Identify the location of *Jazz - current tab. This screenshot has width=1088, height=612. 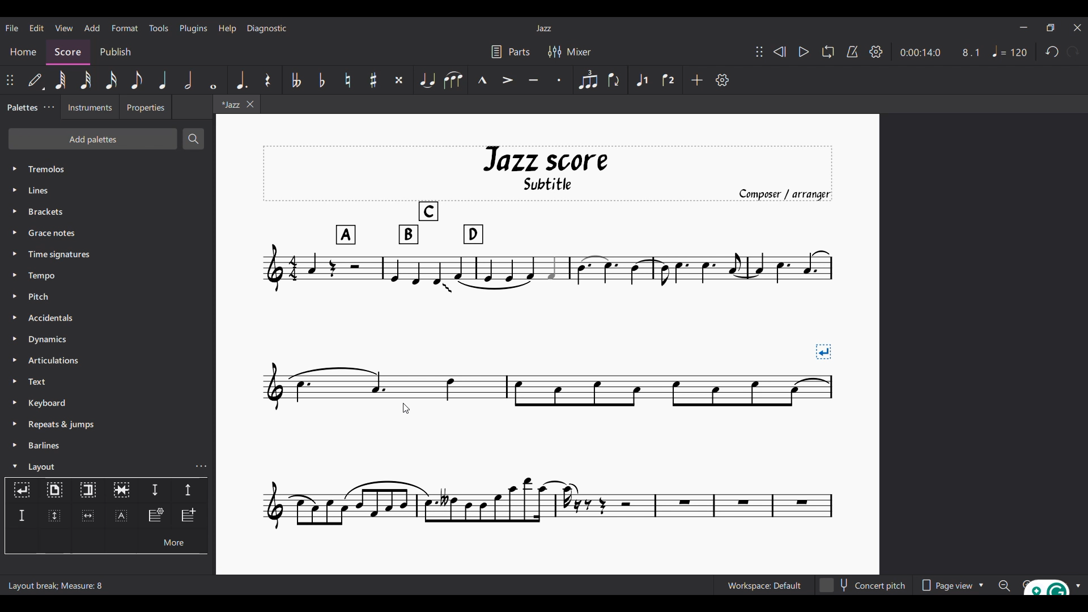
(229, 104).